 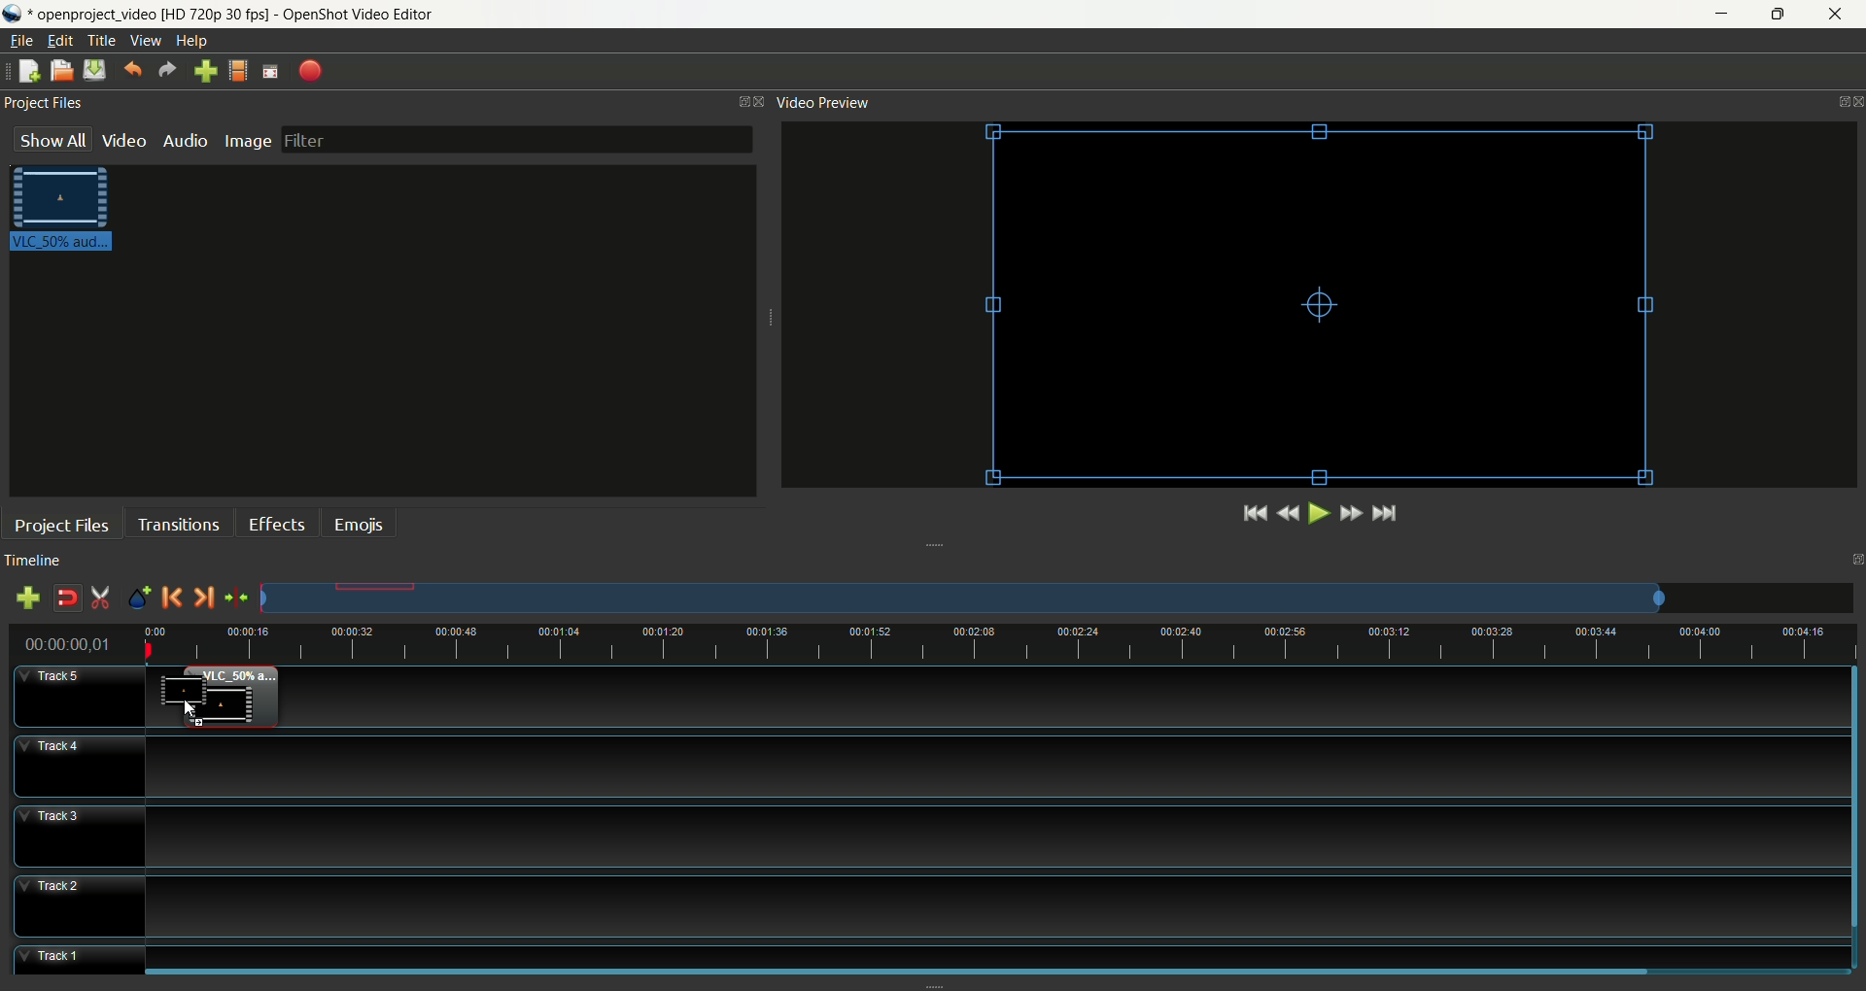 I want to click on maximize, so click(x=1777, y=17).